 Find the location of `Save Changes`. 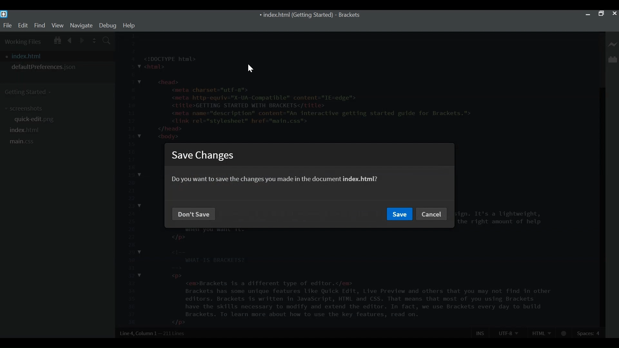

Save Changes is located at coordinates (204, 156).